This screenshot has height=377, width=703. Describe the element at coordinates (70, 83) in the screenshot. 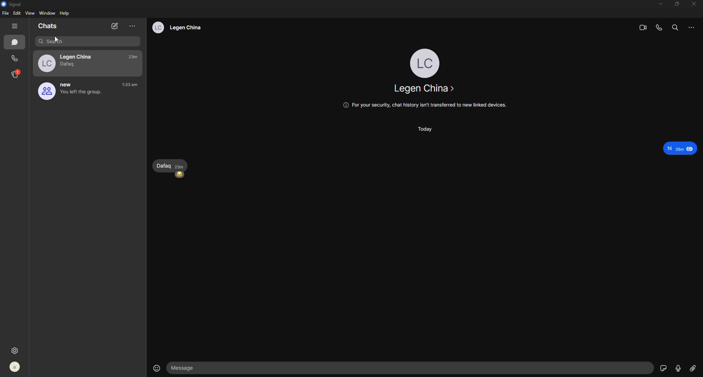

I see `new` at that location.